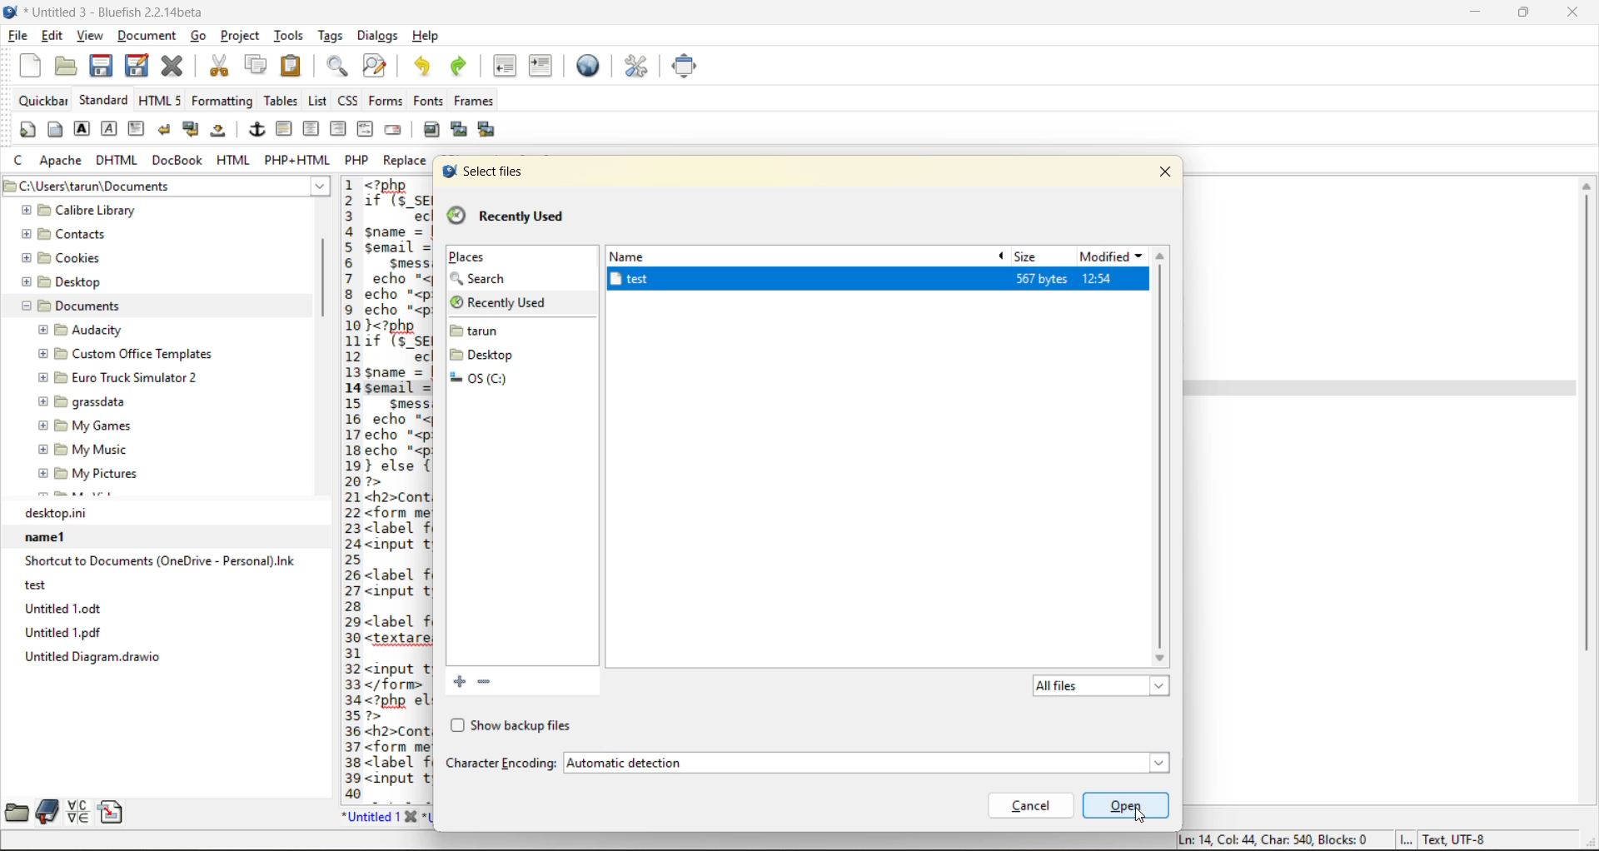 The height and width of the screenshot is (851, 1599). What do you see at coordinates (312, 129) in the screenshot?
I see `center` at bounding box center [312, 129].